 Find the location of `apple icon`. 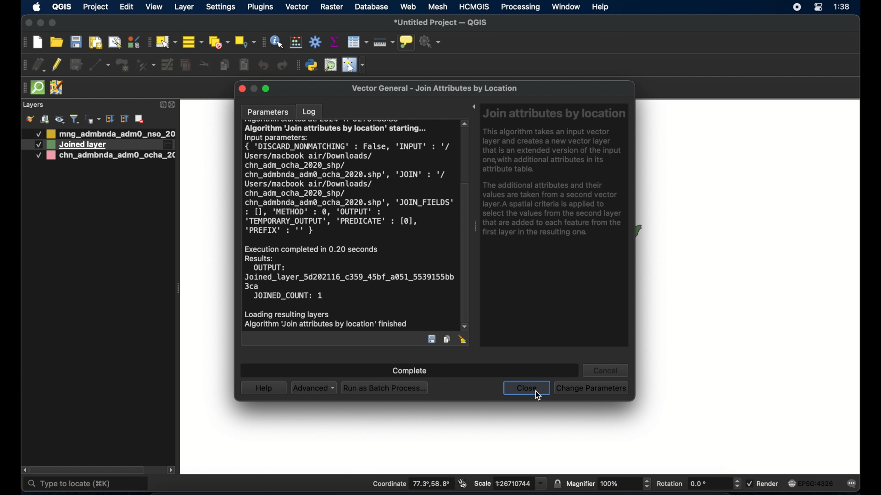

apple icon is located at coordinates (36, 7).